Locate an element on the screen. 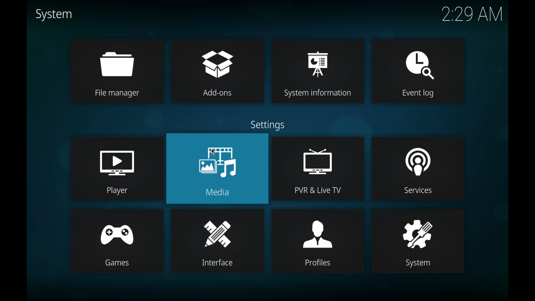 This screenshot has width=535, height=301. games is located at coordinates (118, 262).